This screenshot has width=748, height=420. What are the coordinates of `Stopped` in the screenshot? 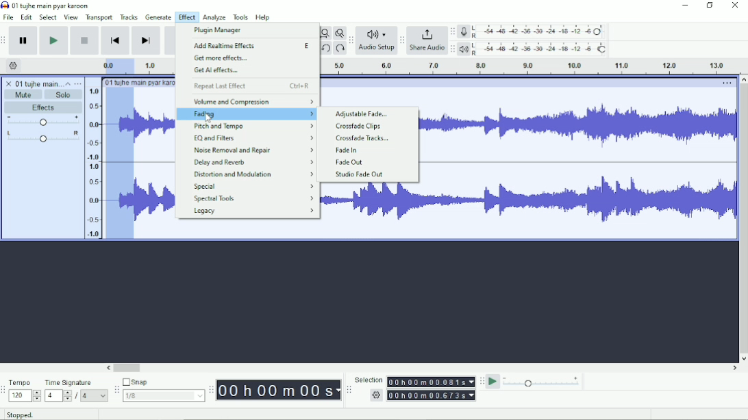 It's located at (29, 413).